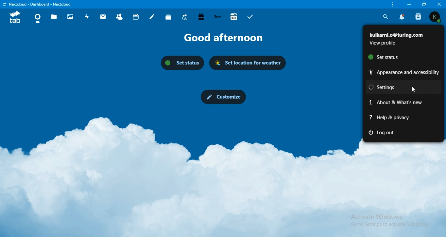 The image size is (446, 237). I want to click on Cursor, so click(413, 89).